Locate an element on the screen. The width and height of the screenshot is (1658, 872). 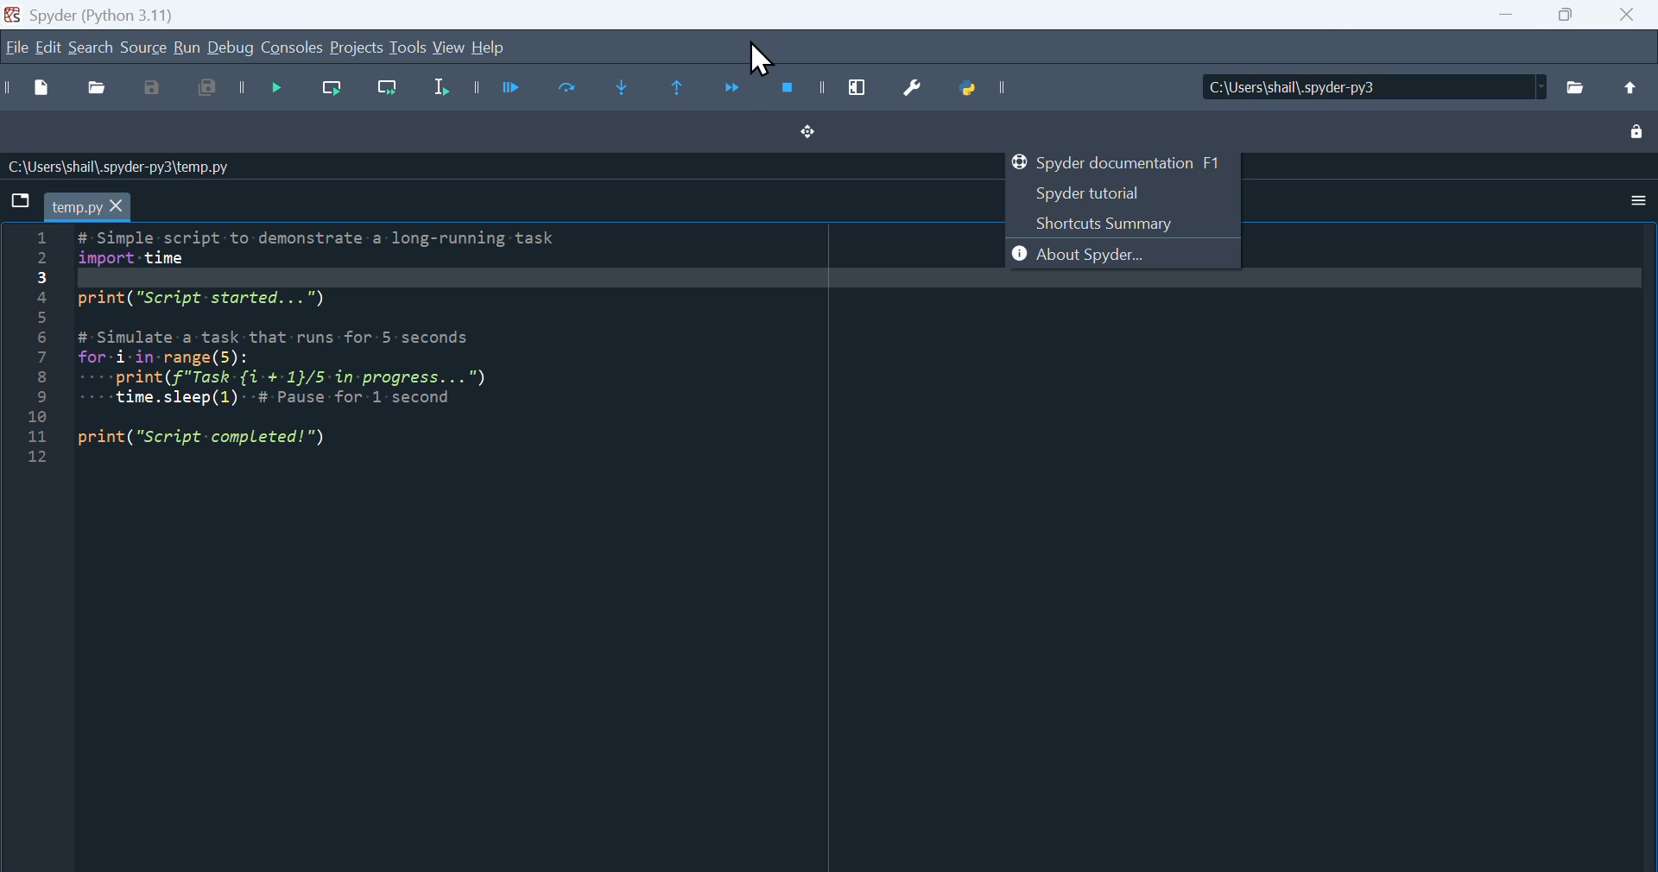
Upload file is located at coordinates (1636, 89).